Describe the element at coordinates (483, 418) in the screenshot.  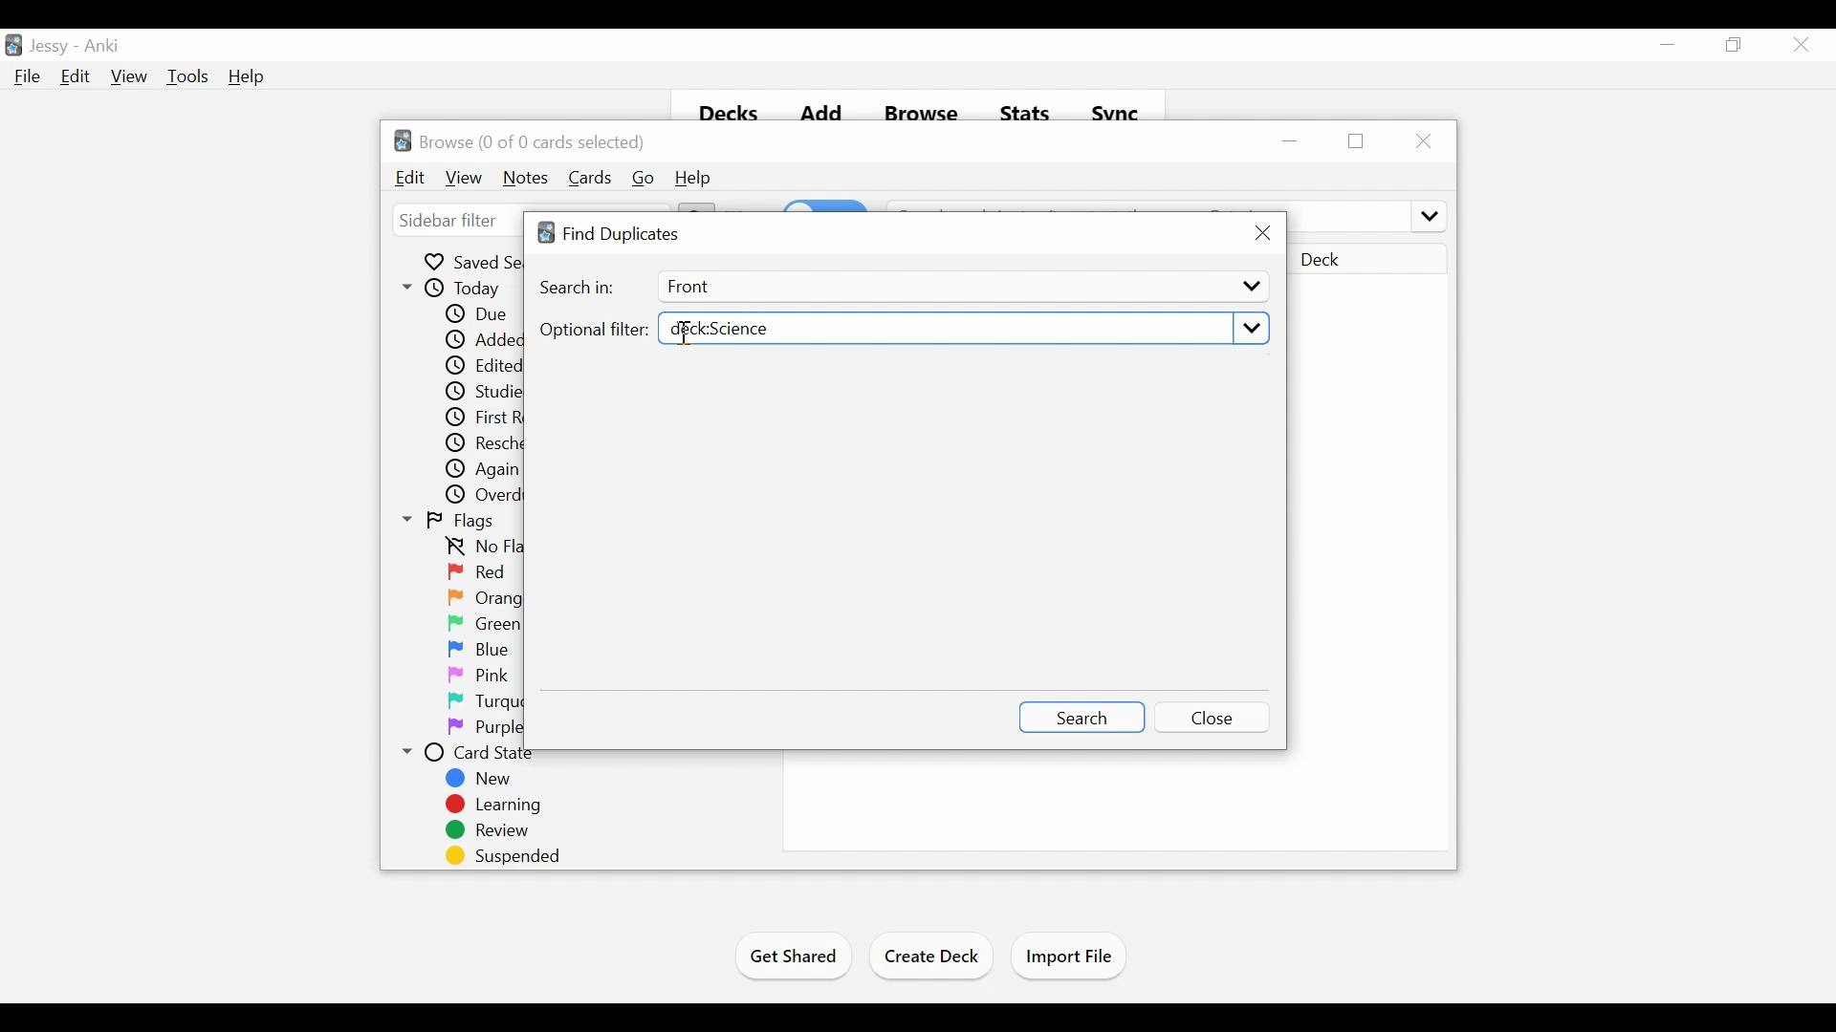
I see `First Review` at that location.